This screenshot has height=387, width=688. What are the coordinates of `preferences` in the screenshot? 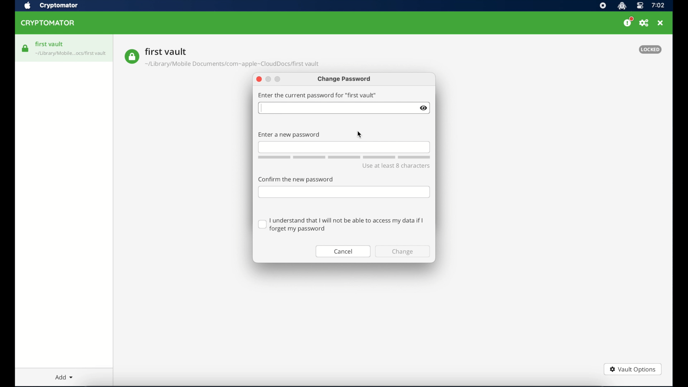 It's located at (644, 23).